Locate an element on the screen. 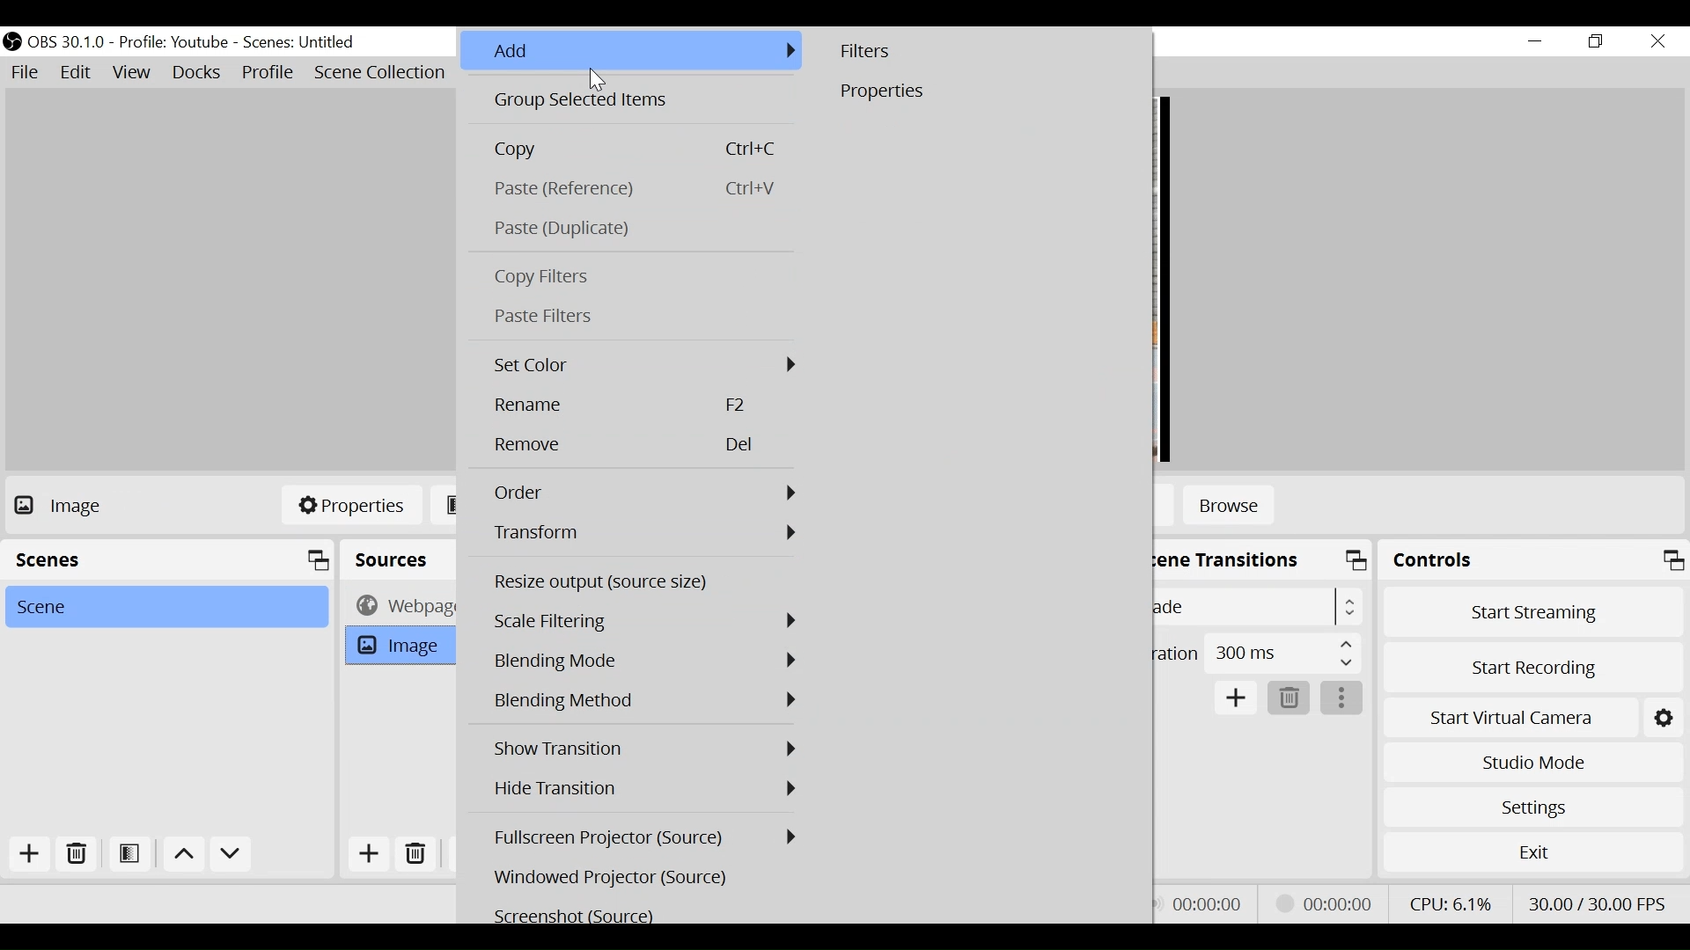 This screenshot has height=950, width=1690. Blending Mode is located at coordinates (643, 701).